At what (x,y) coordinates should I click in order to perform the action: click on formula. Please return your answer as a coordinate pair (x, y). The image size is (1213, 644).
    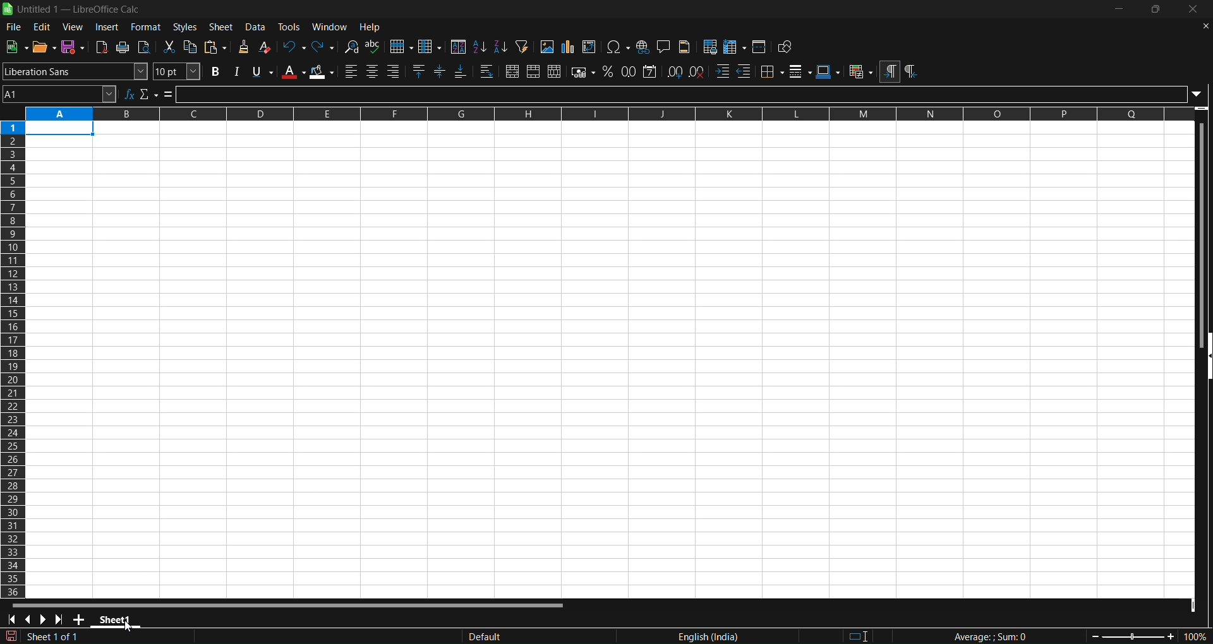
    Looking at the image, I should click on (169, 95).